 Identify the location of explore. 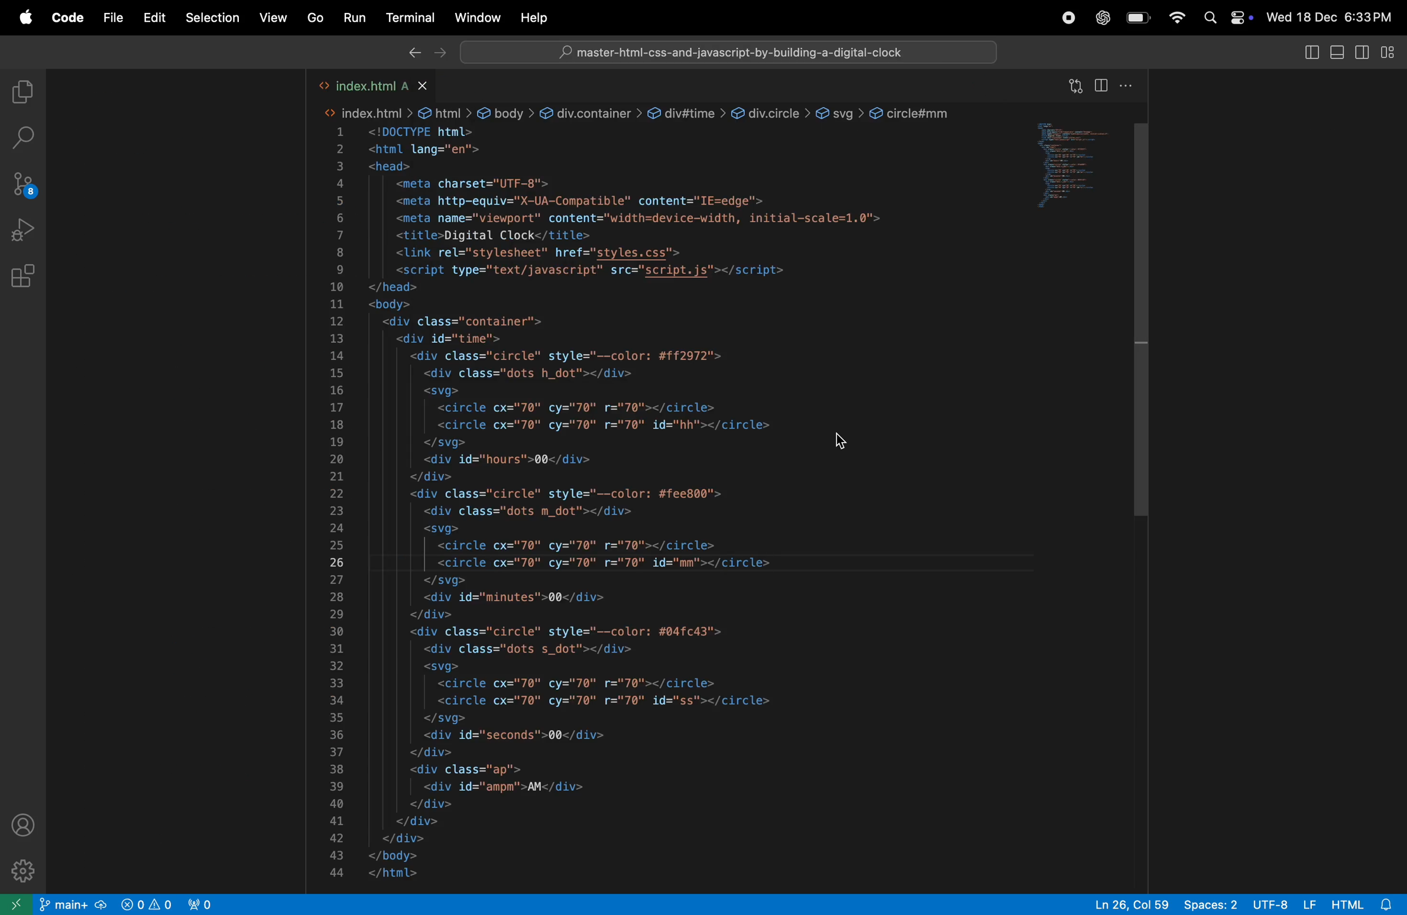
(25, 92).